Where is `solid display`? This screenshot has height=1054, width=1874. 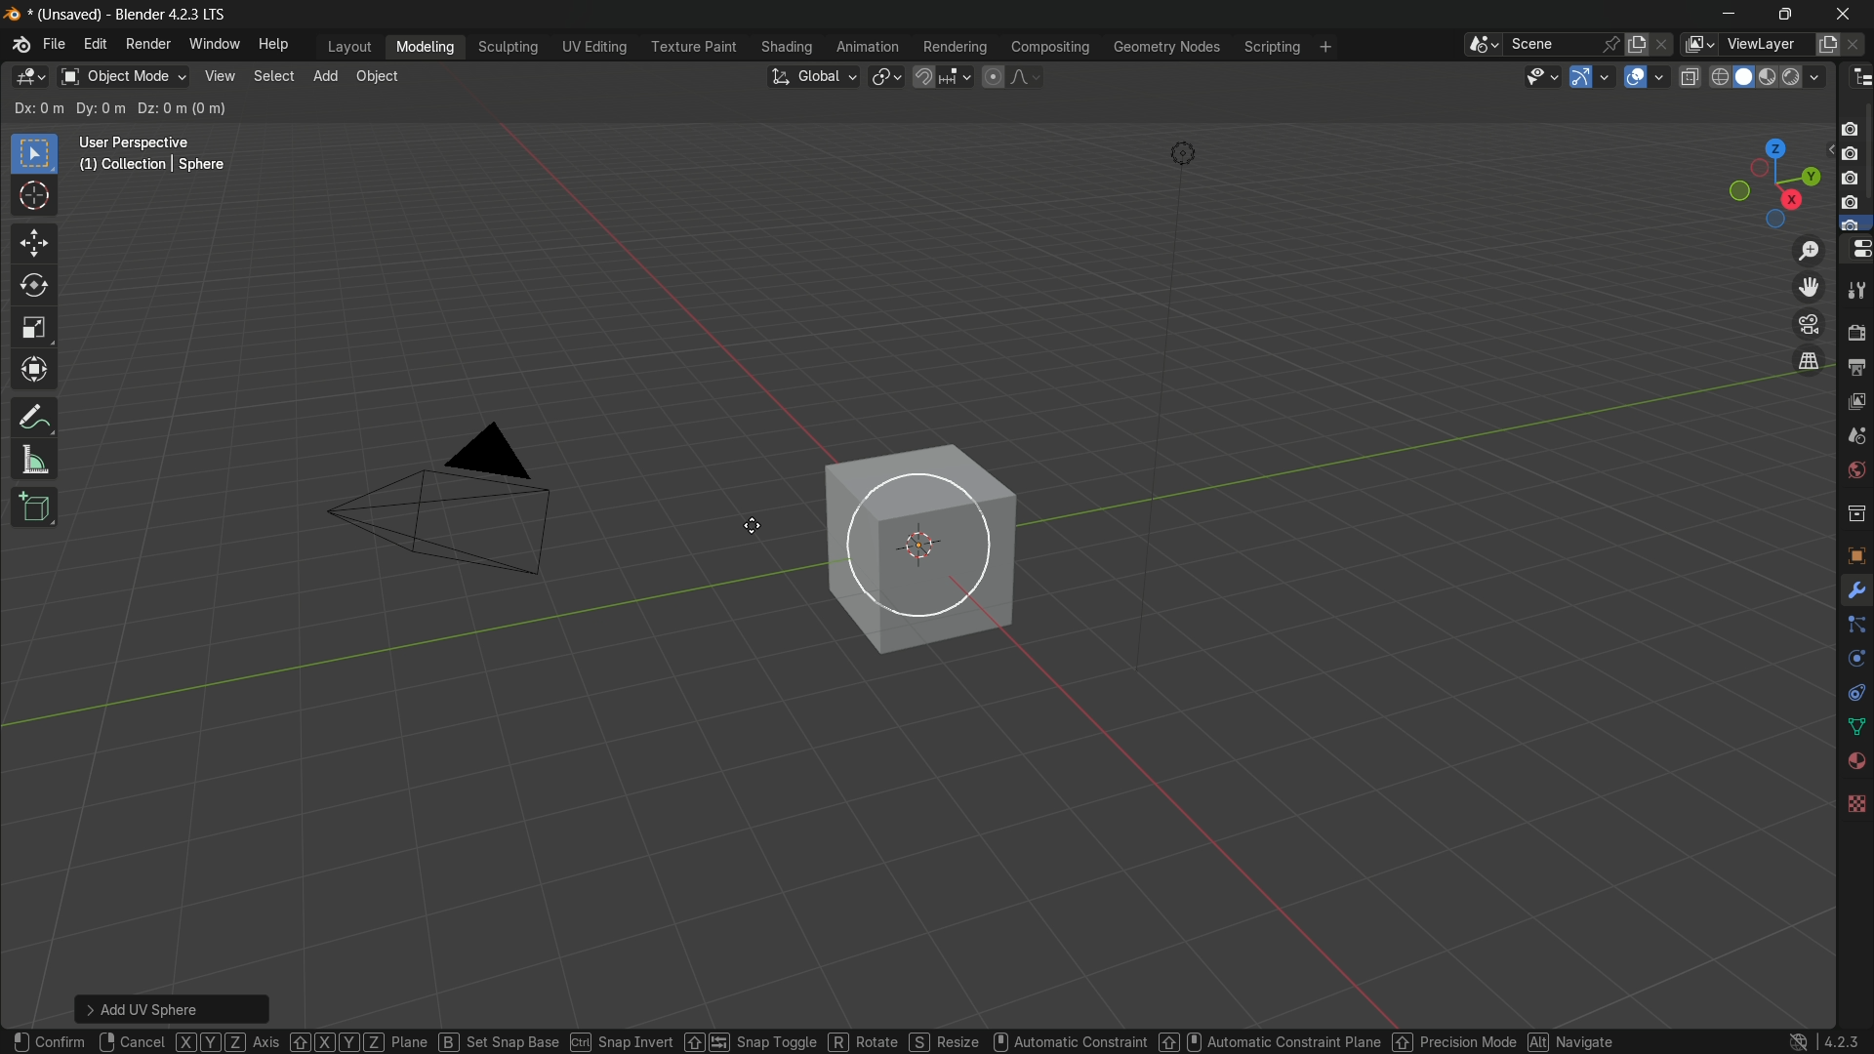 solid display is located at coordinates (1744, 76).